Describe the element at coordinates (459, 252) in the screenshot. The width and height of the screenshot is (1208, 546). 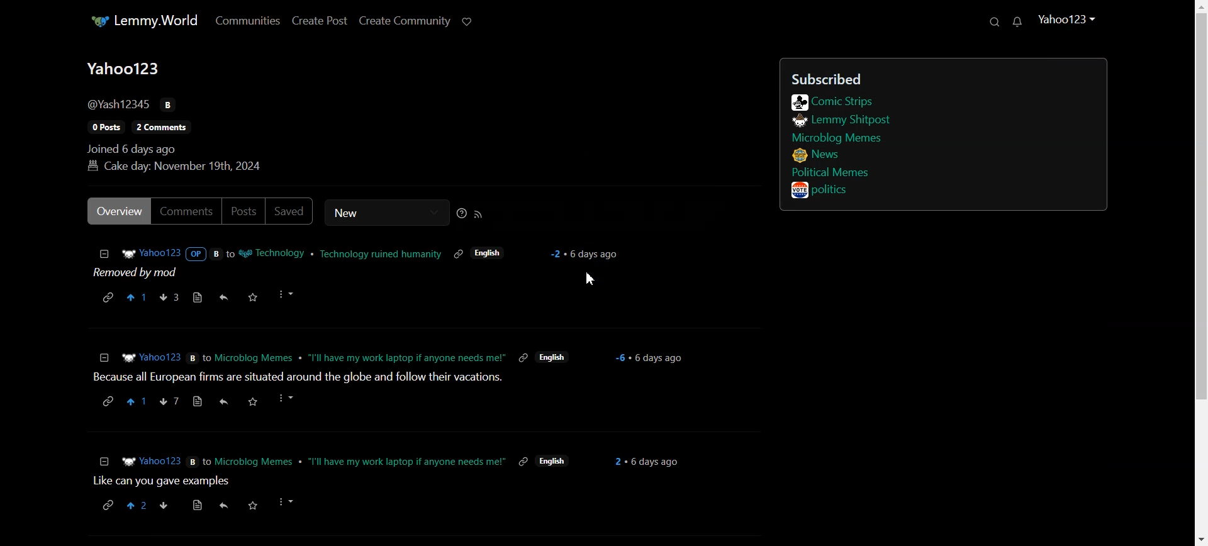
I see `link` at that location.